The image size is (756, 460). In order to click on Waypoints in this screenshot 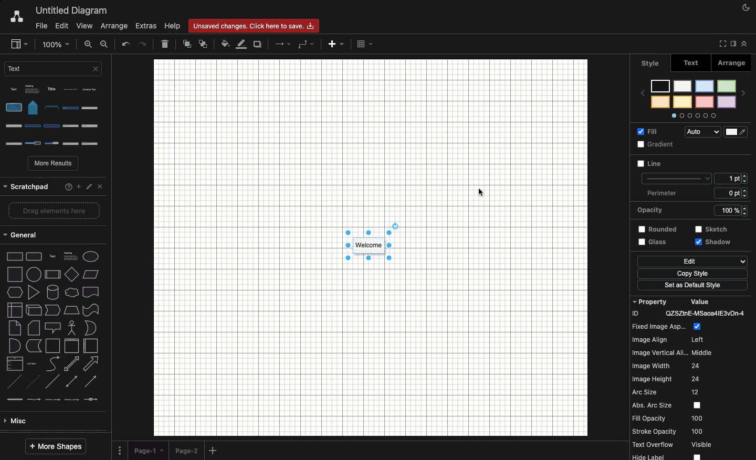, I will do `click(306, 45)`.